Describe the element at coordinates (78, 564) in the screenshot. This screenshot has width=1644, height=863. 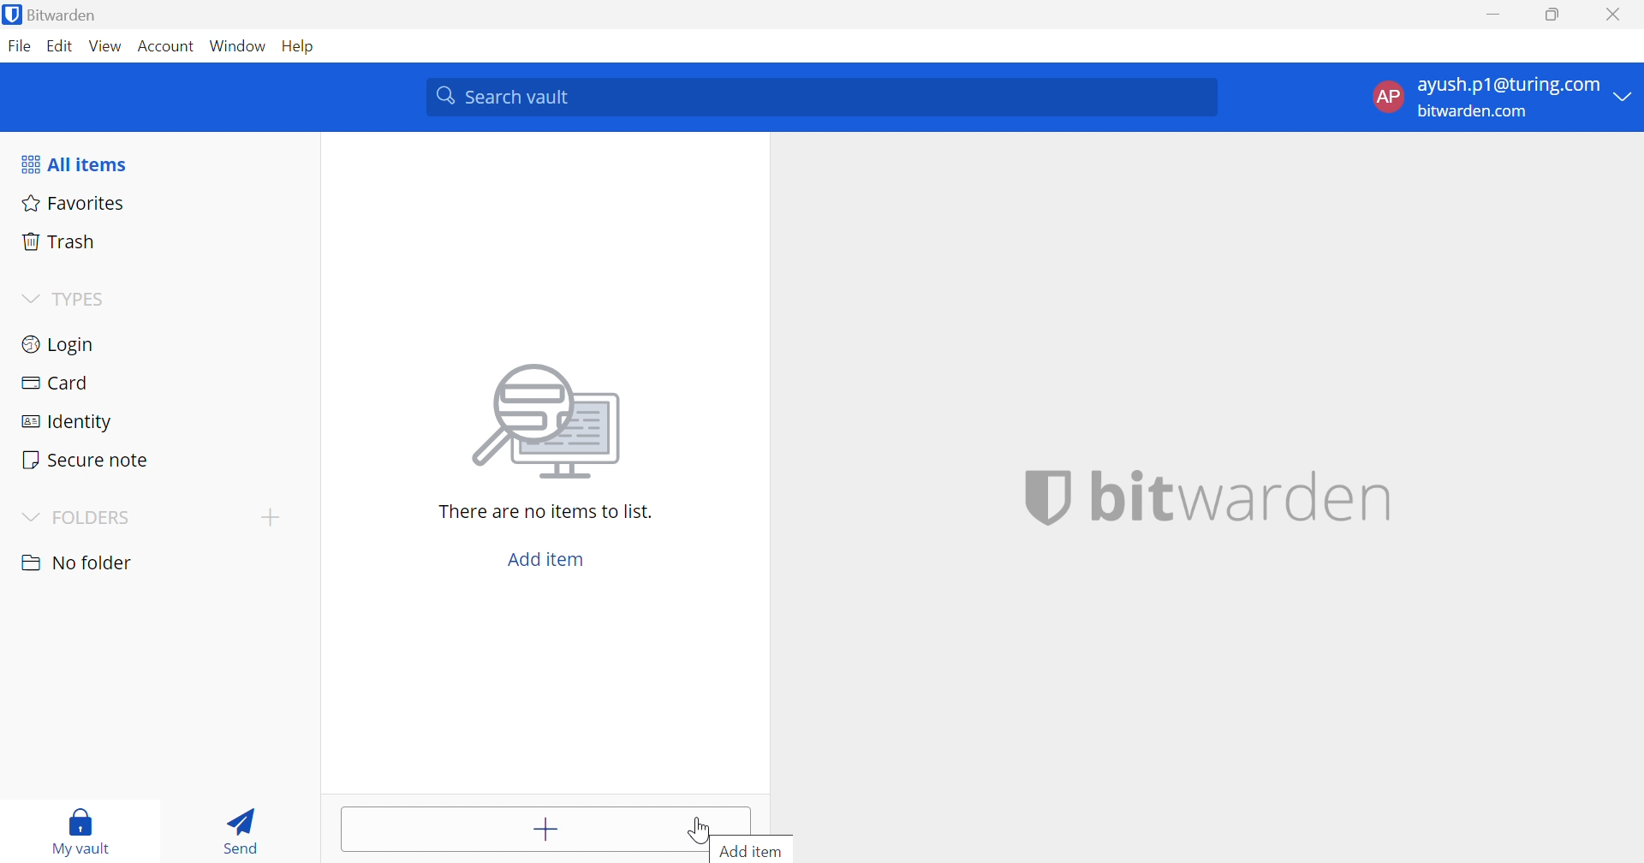
I see `No folder` at that location.